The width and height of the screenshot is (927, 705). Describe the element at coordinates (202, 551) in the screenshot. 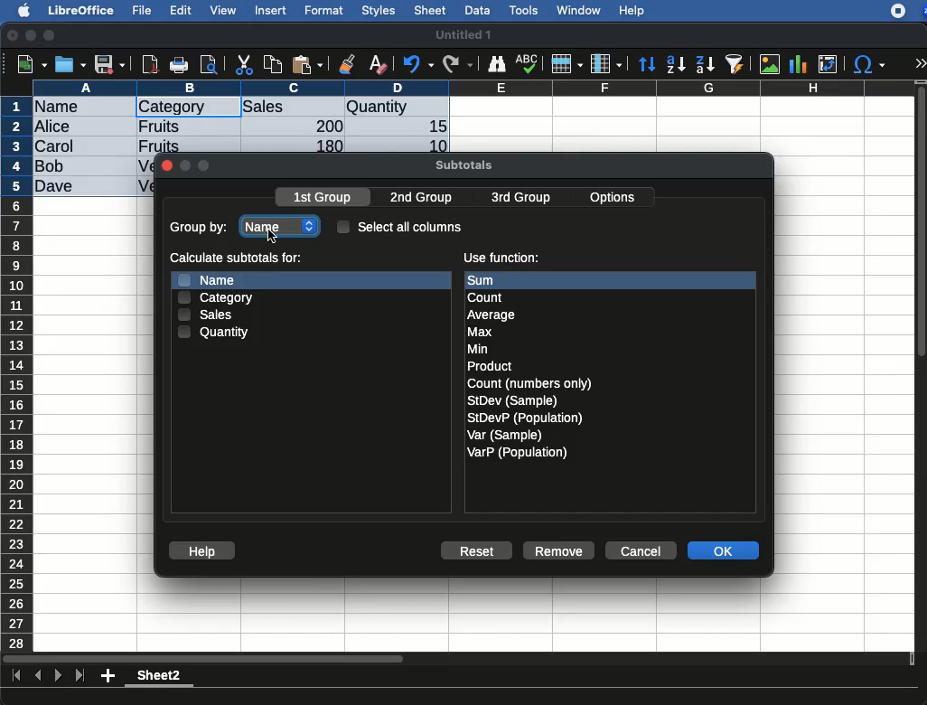

I see `help` at that location.